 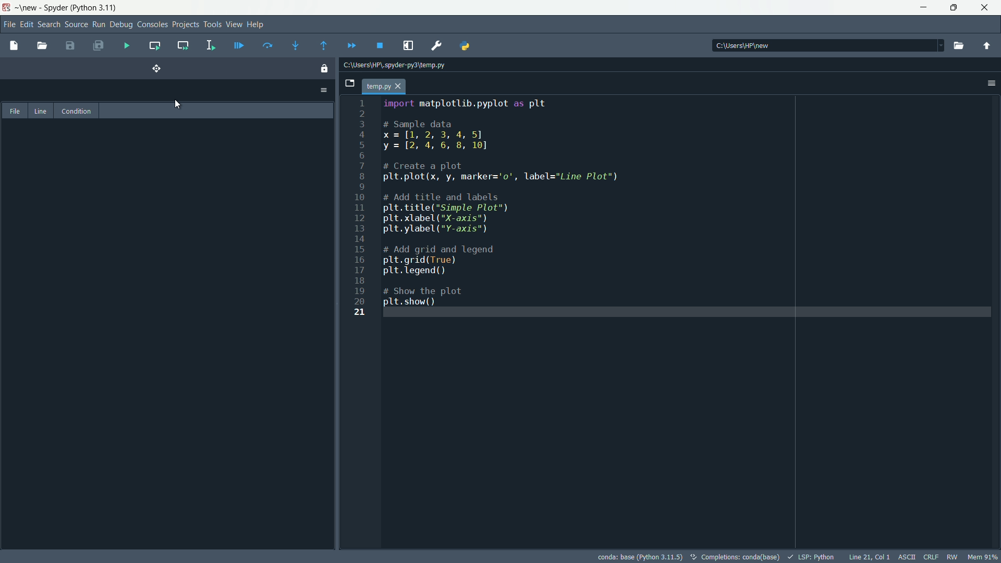 What do you see at coordinates (28, 7) in the screenshot?
I see `new` at bounding box center [28, 7].